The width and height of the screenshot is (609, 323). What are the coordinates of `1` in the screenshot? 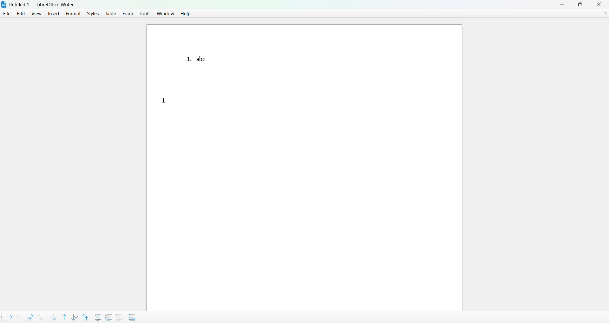 It's located at (183, 58).